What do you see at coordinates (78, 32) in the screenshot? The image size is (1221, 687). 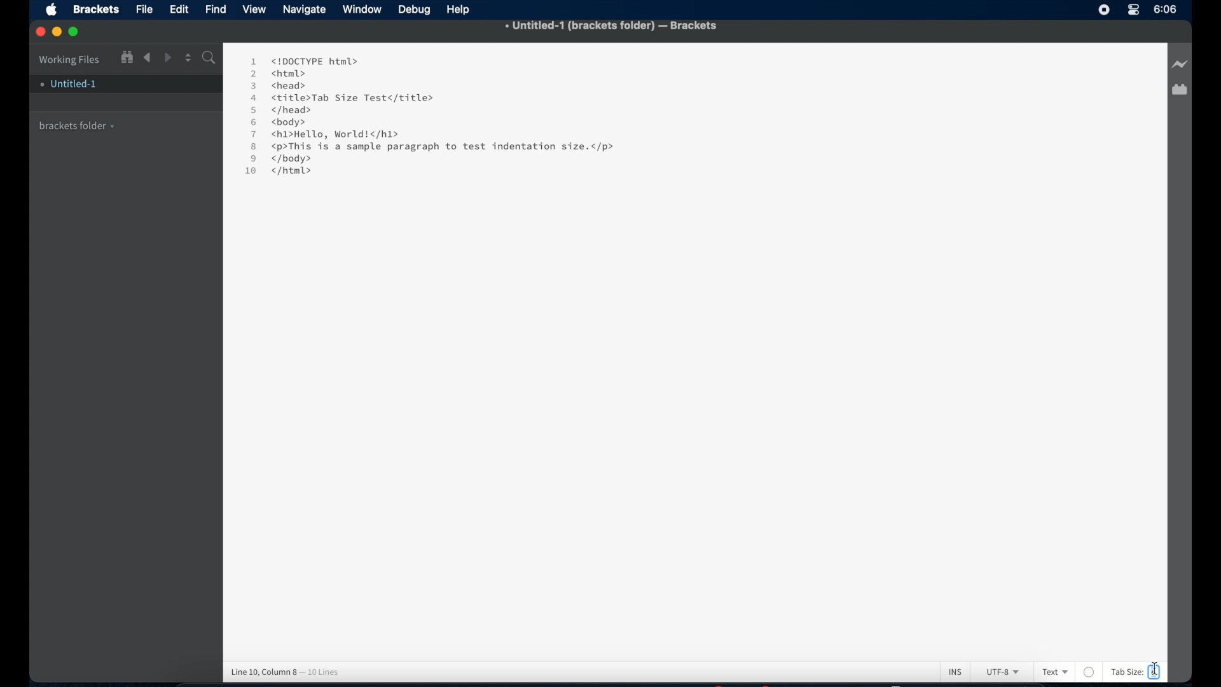 I see `Maximize` at bounding box center [78, 32].